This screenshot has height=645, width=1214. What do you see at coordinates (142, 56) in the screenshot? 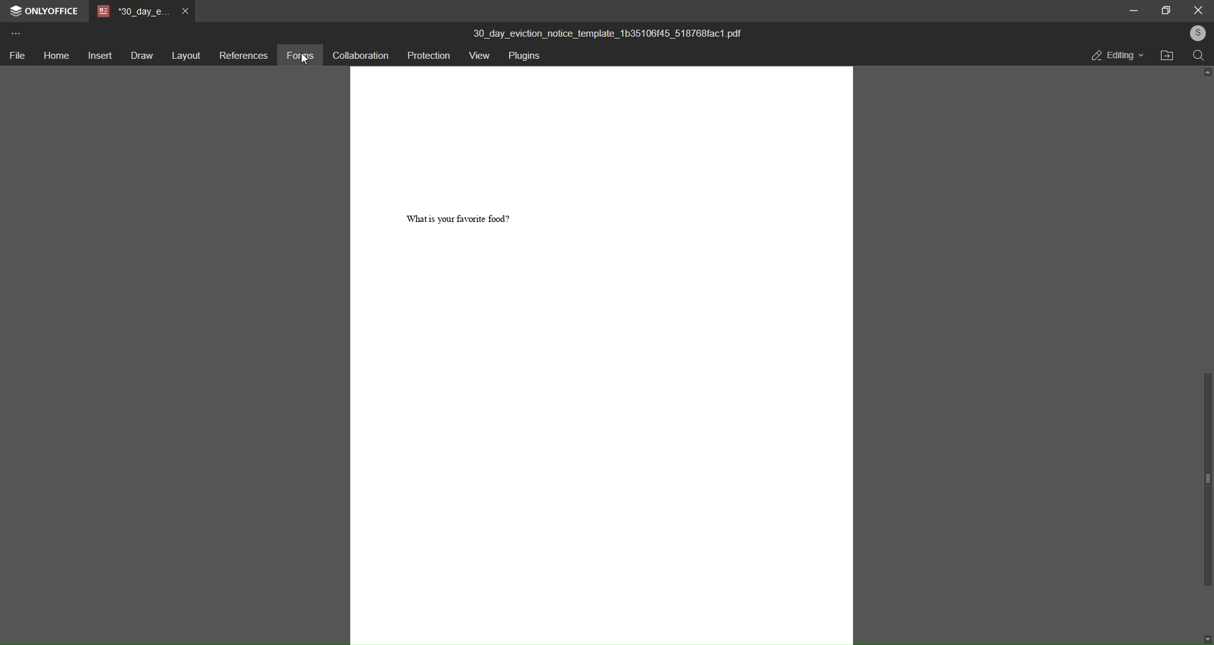
I see `draw` at bounding box center [142, 56].